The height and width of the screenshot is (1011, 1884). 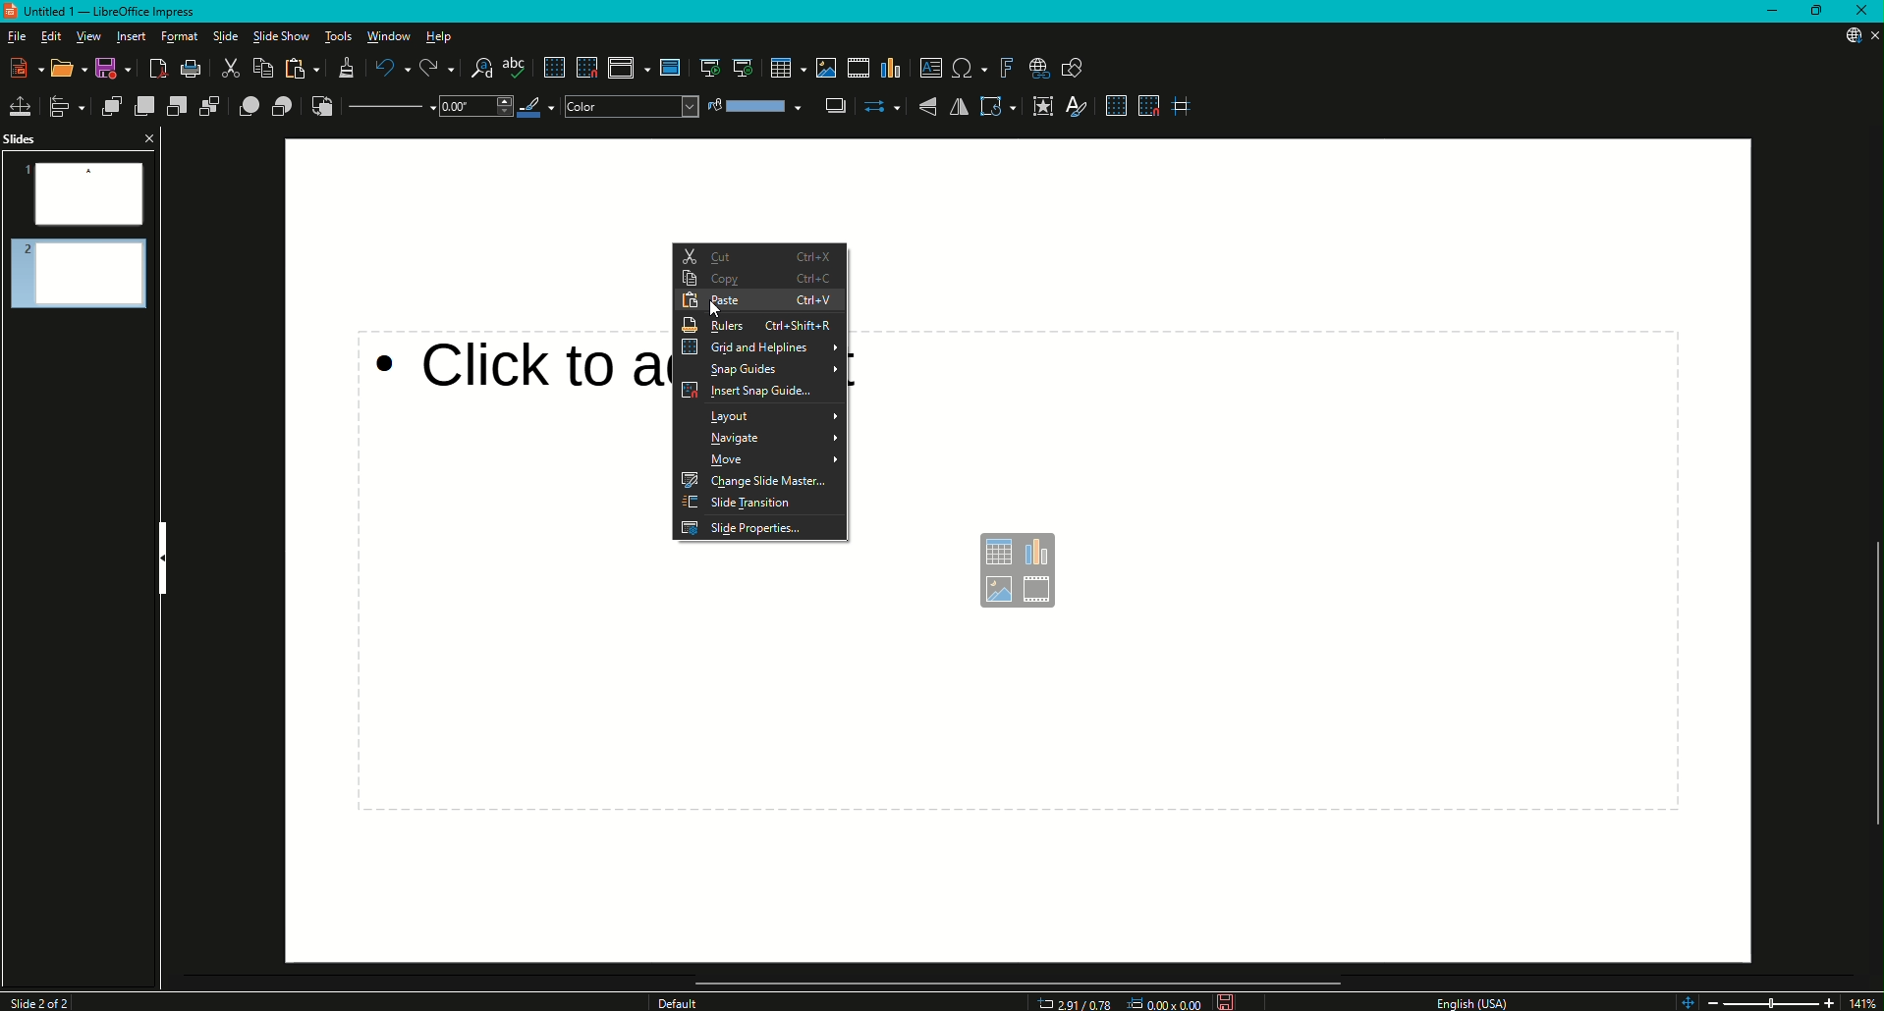 What do you see at coordinates (1858, 11) in the screenshot?
I see `Close` at bounding box center [1858, 11].